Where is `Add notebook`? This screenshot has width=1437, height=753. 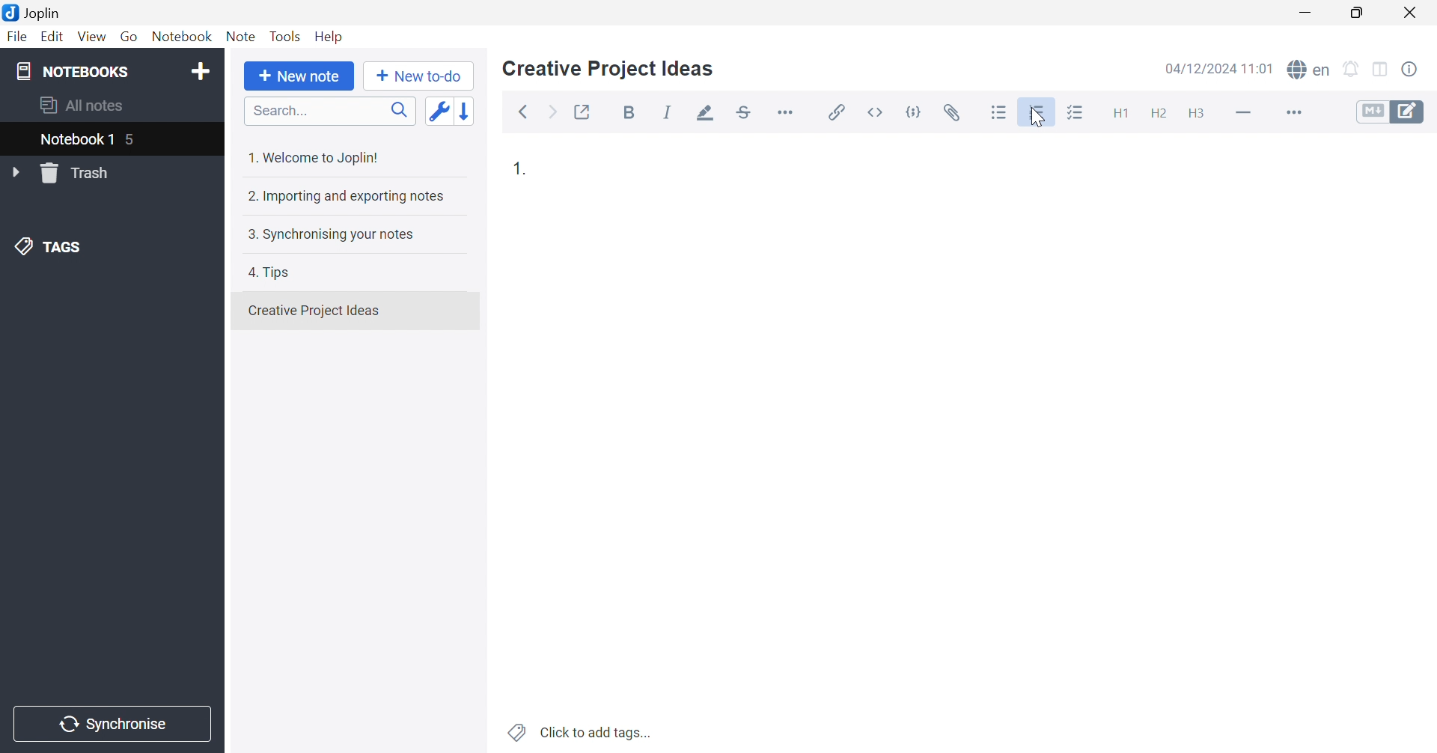
Add notebook is located at coordinates (201, 70).